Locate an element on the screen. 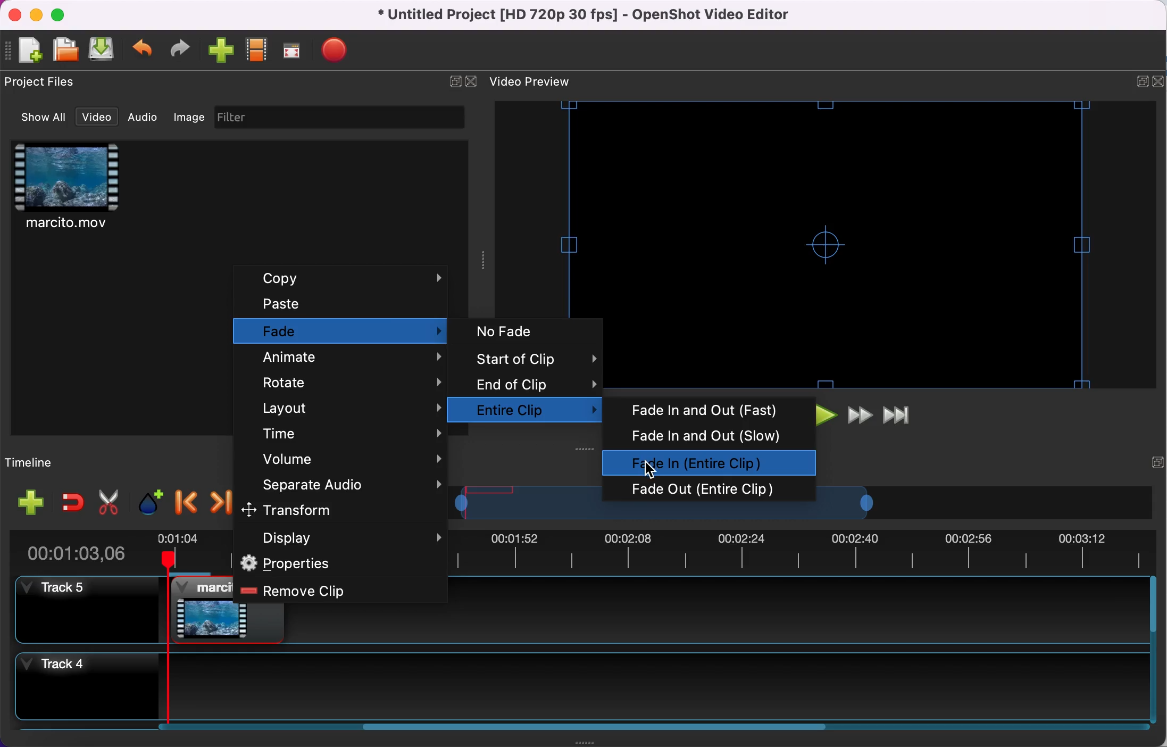 The width and height of the screenshot is (1167, 747). choose profile is located at coordinates (257, 51).